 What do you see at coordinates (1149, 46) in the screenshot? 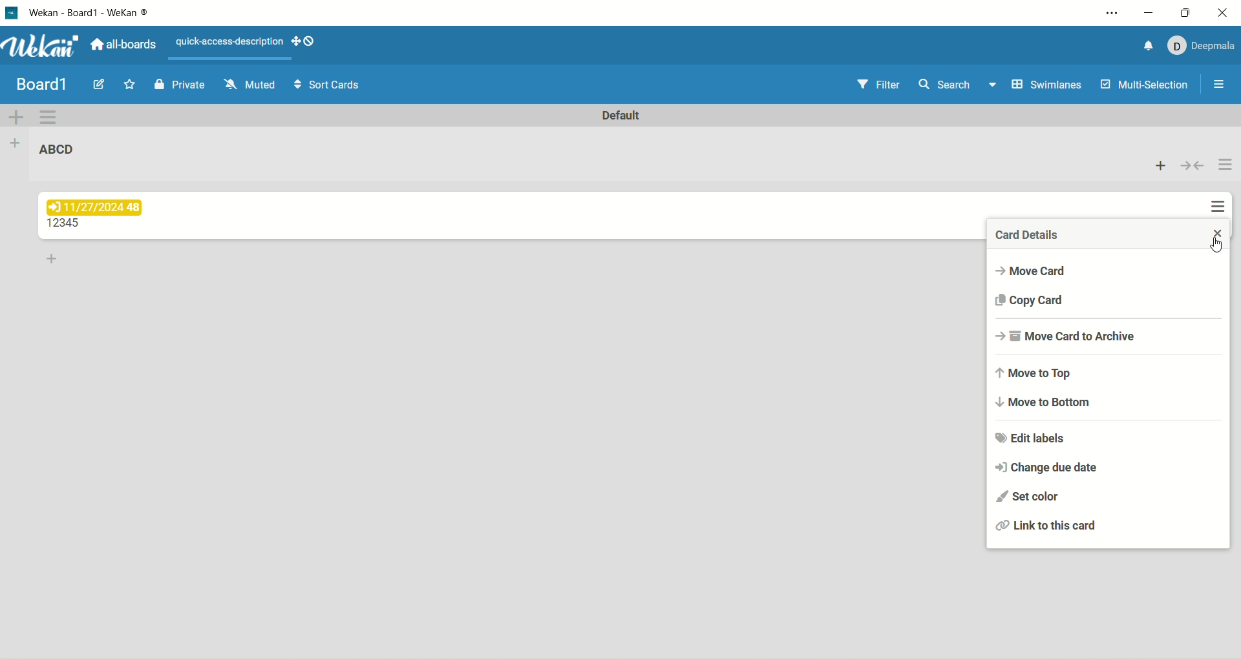
I see `notification` at bounding box center [1149, 46].